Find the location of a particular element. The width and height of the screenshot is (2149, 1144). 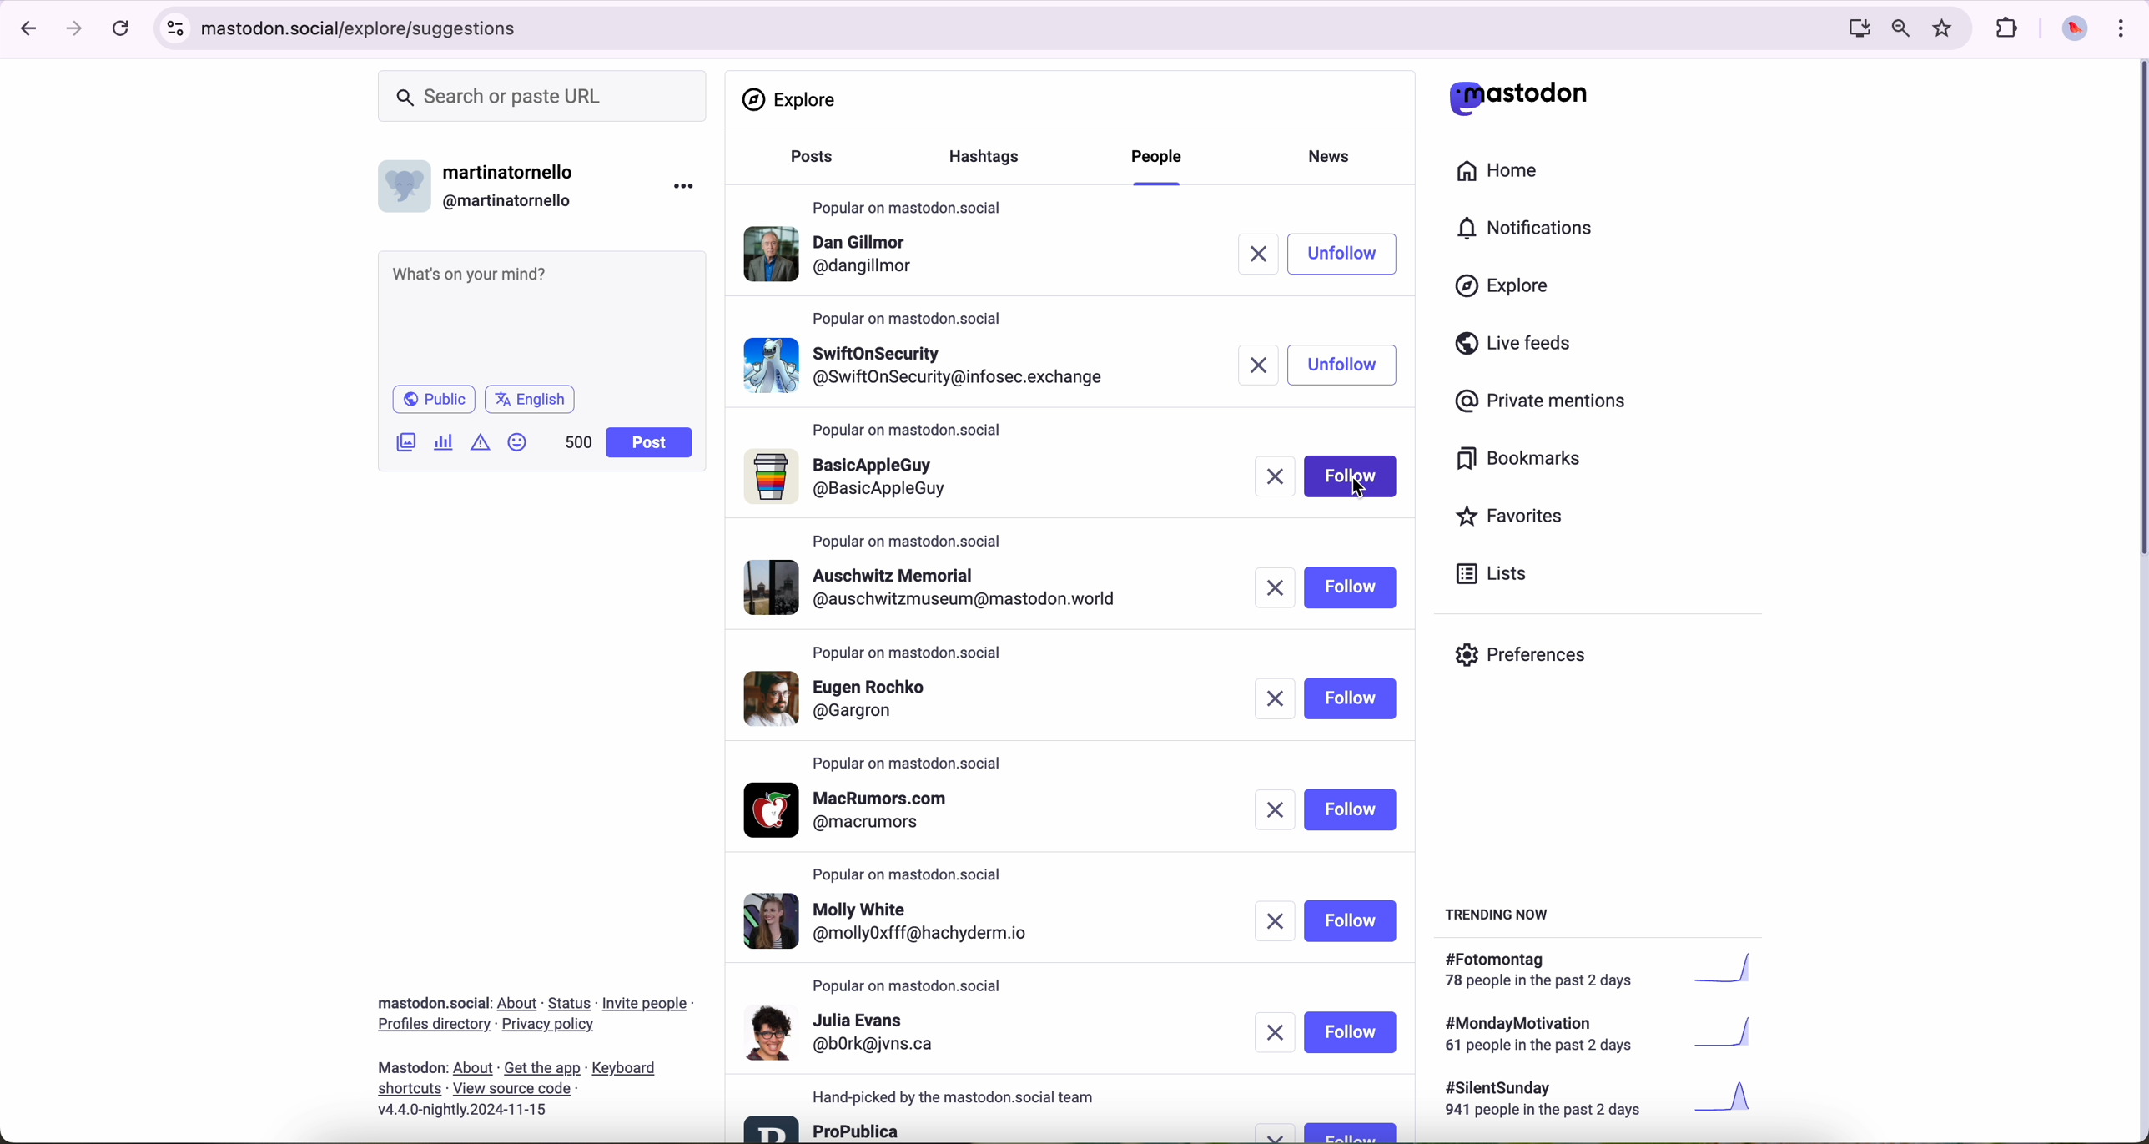

profile is located at coordinates (845, 1031).